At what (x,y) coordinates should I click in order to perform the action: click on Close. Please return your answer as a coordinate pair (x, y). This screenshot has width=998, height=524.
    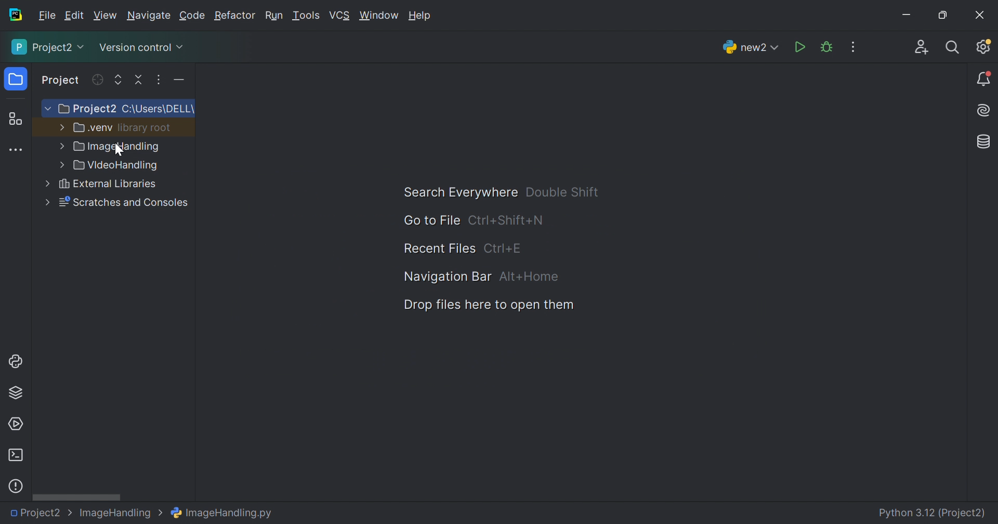
    Looking at the image, I should click on (980, 15).